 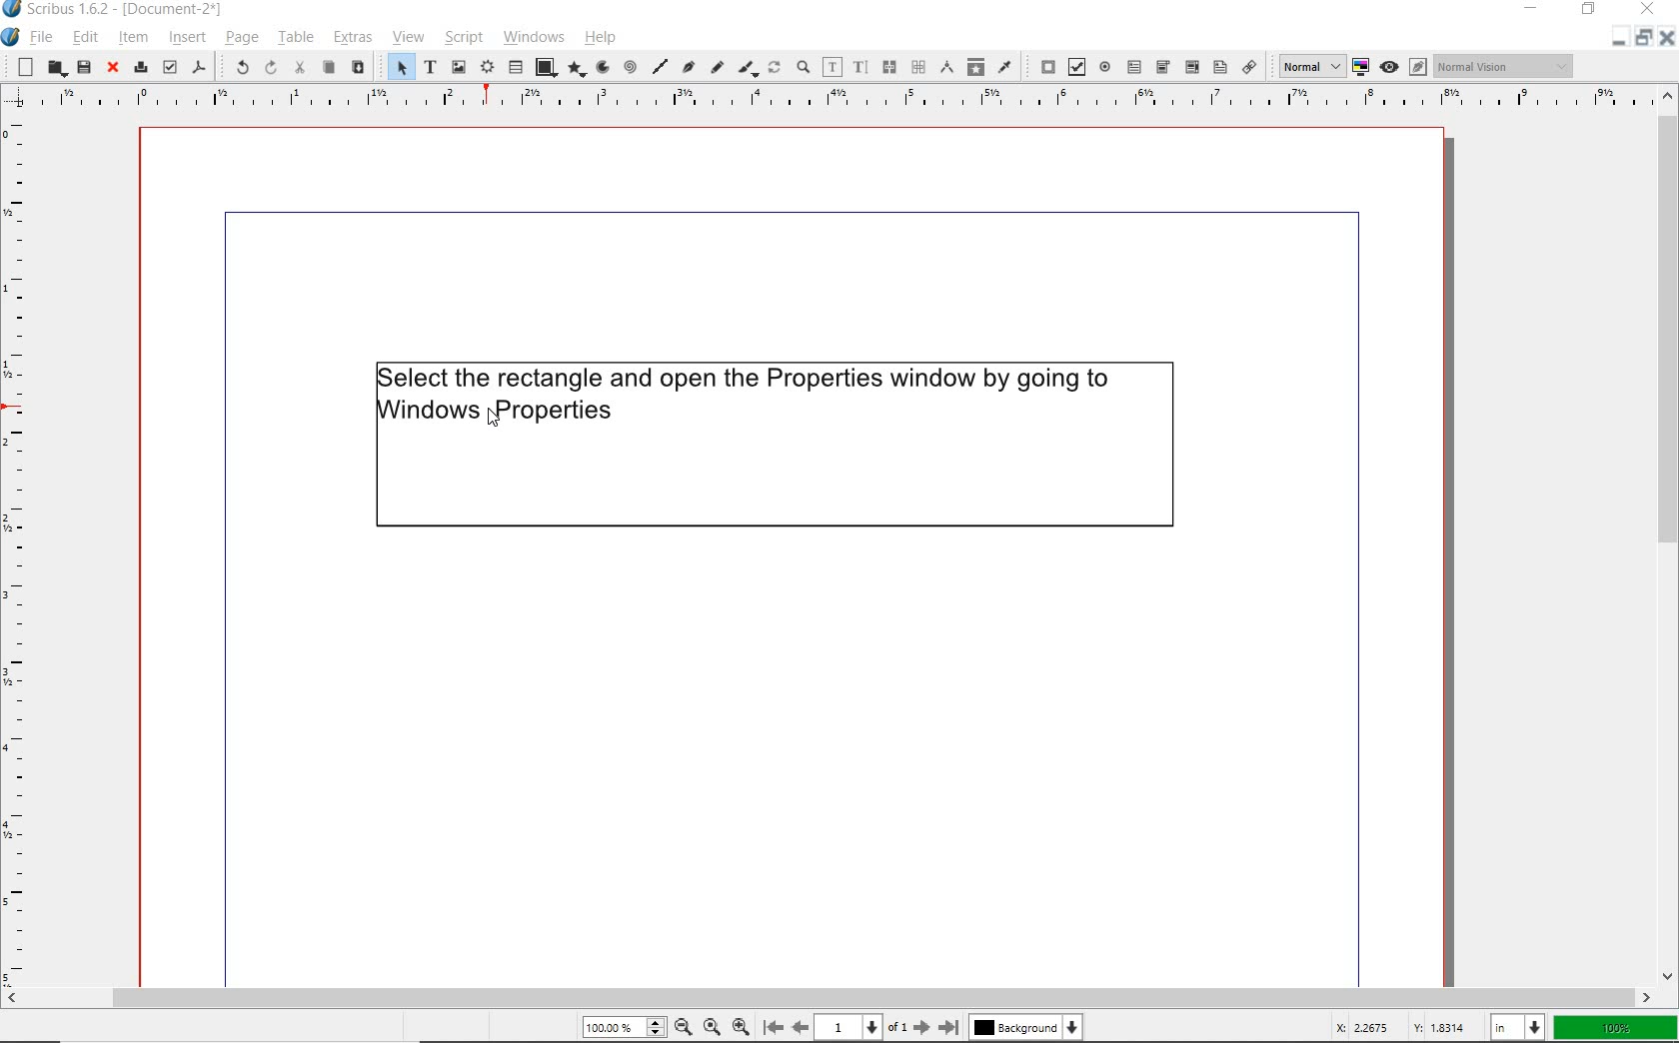 What do you see at coordinates (622, 1027) in the screenshot?
I see `100.00%` at bounding box center [622, 1027].